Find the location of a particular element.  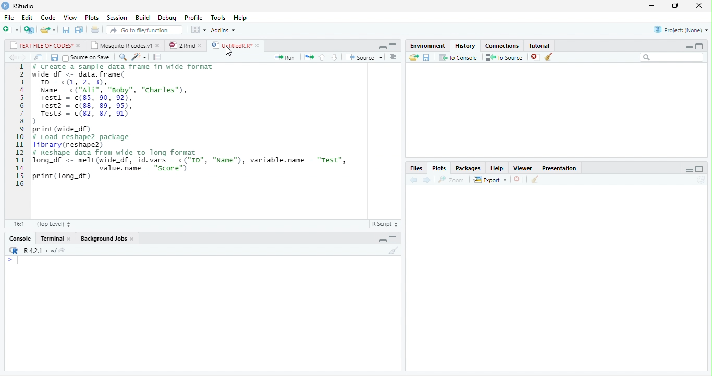

print is located at coordinates (95, 30).